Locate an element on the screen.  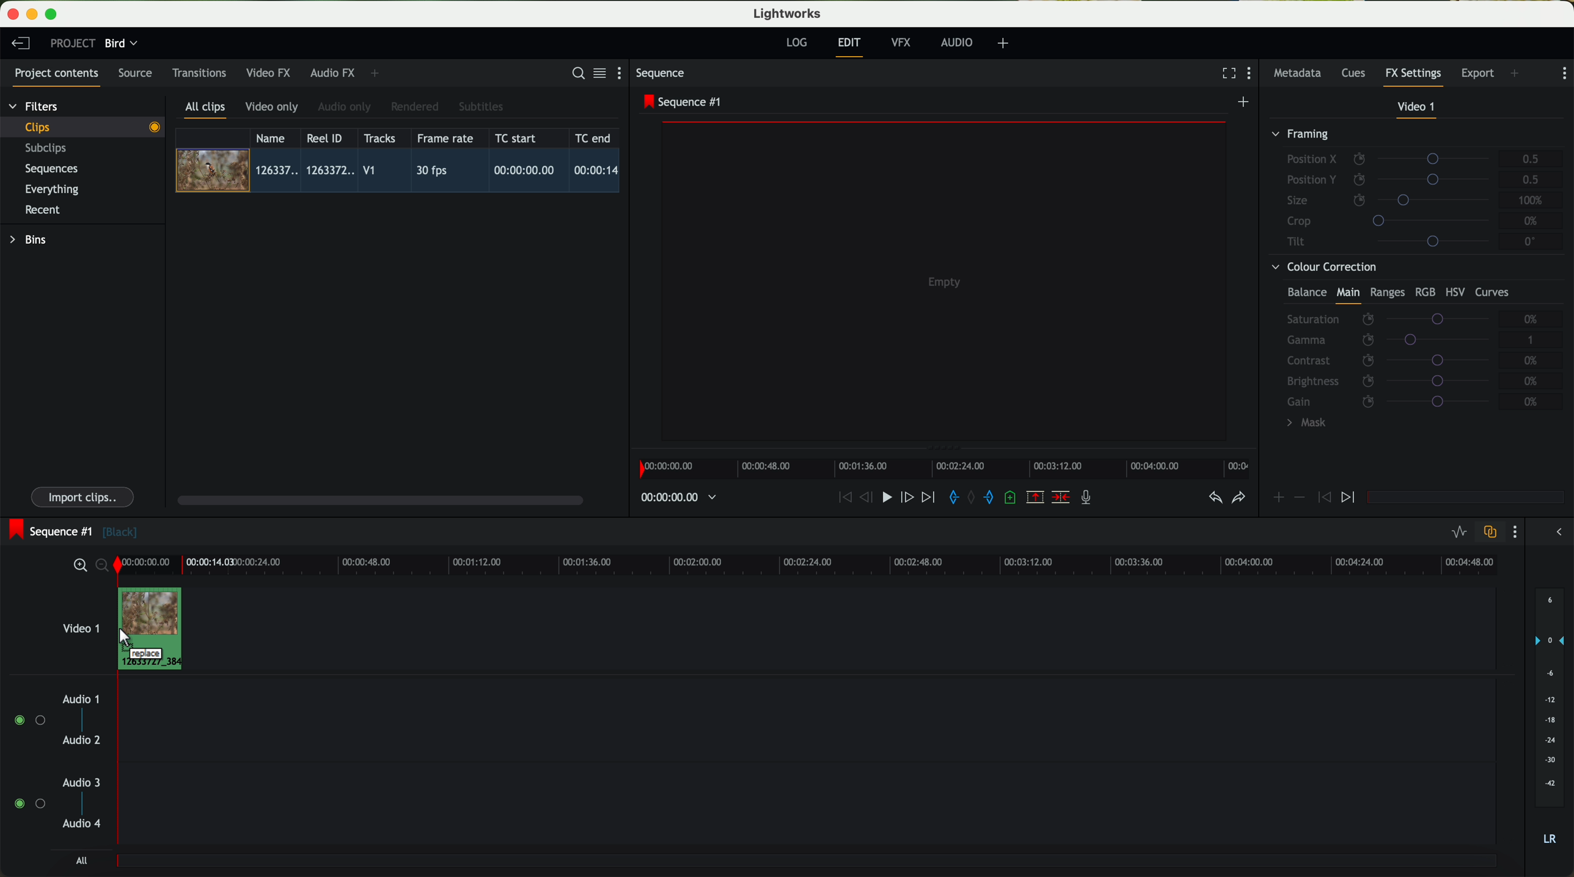
video preview is located at coordinates (950, 282).